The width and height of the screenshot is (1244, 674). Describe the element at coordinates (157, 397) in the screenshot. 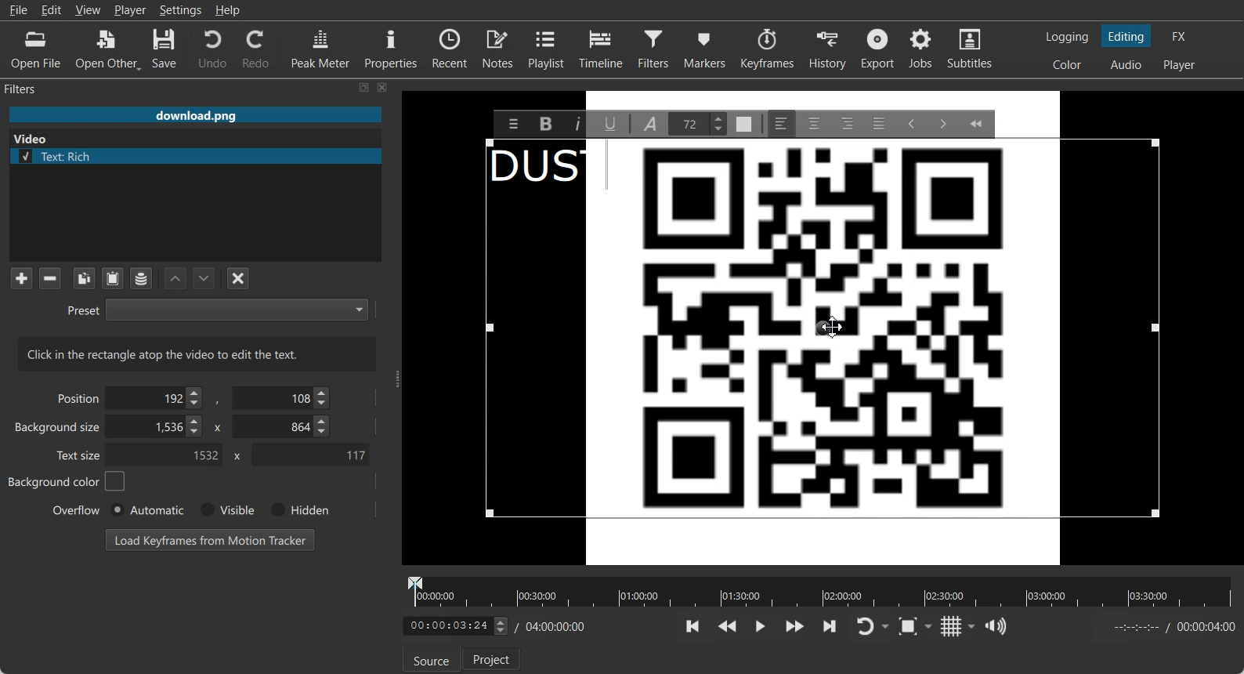

I see `Position Adjuster X- Coordinate` at that location.